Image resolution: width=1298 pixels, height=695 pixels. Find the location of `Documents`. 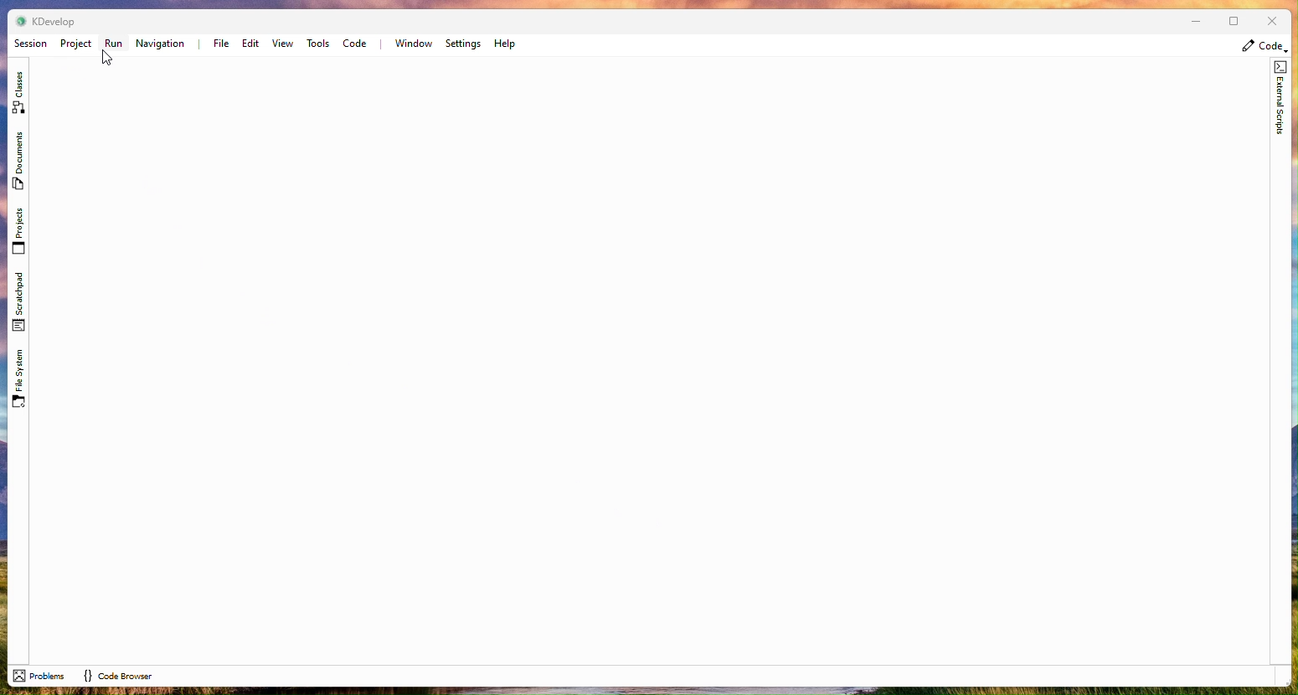

Documents is located at coordinates (17, 162).